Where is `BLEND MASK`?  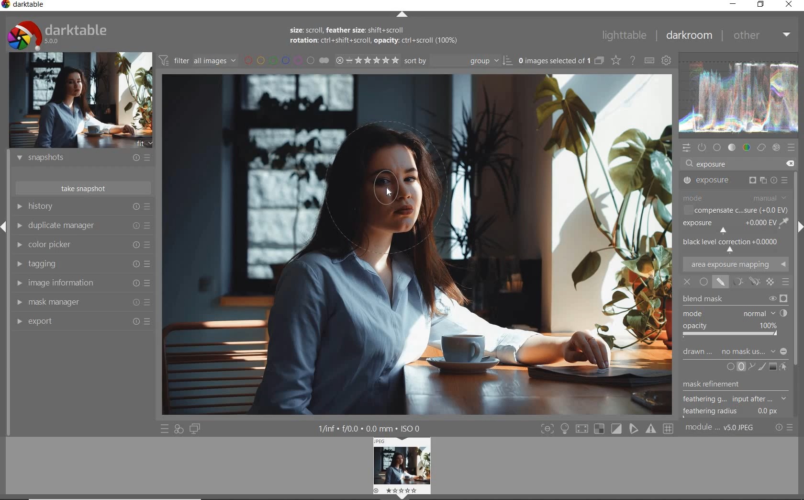 BLEND MASK is located at coordinates (734, 299).